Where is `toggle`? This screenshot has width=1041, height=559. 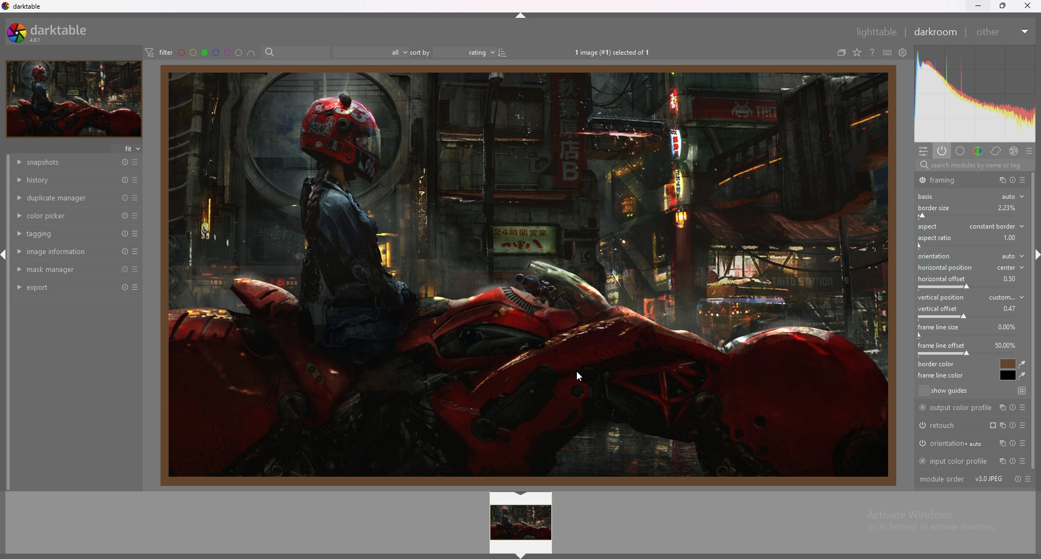 toggle is located at coordinates (1014, 180).